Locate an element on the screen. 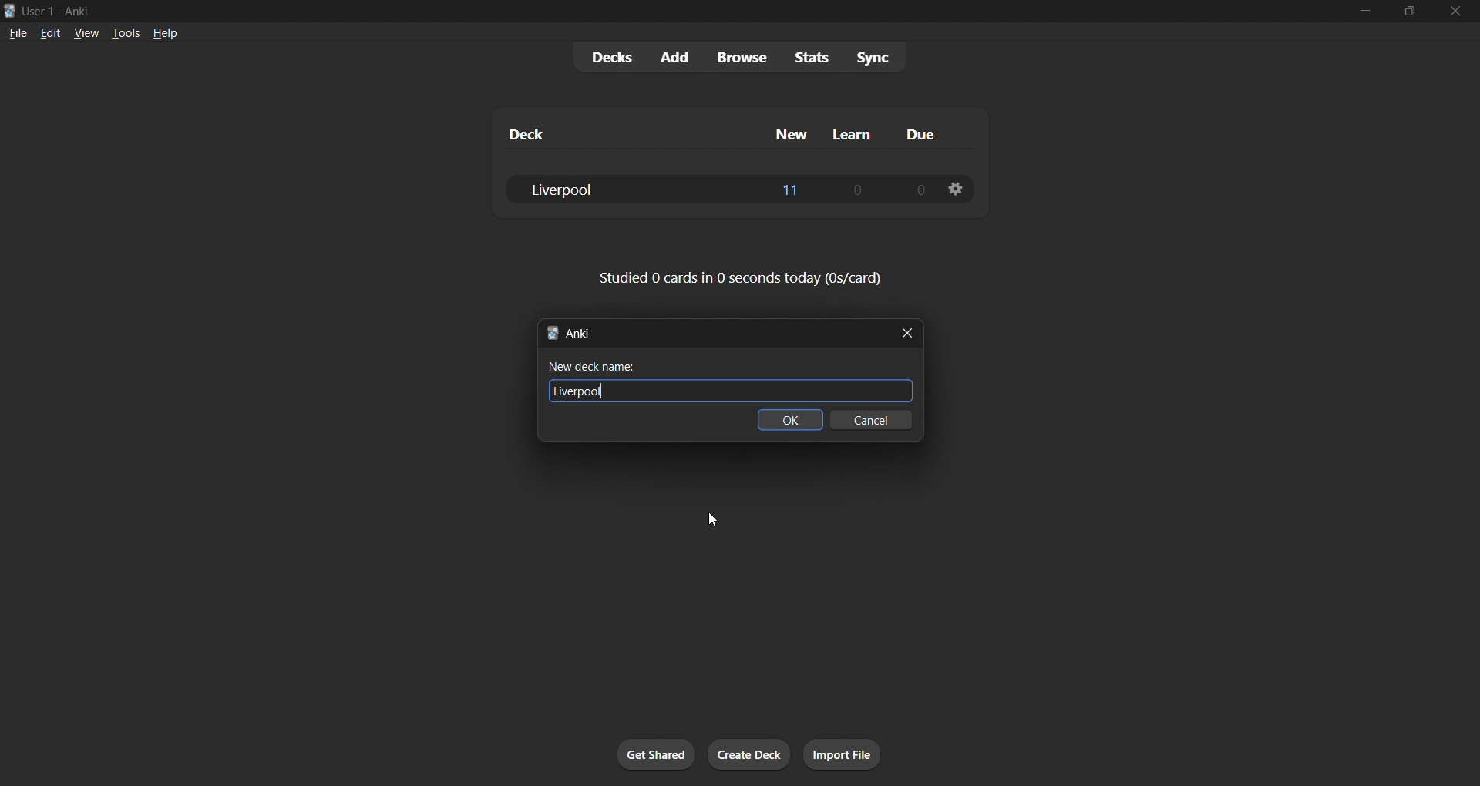  tools is located at coordinates (126, 34).